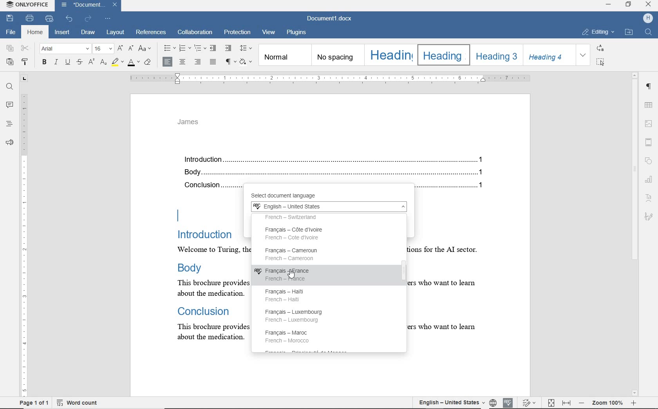 The width and height of the screenshot is (658, 409). I want to click on increase indent, so click(228, 47).